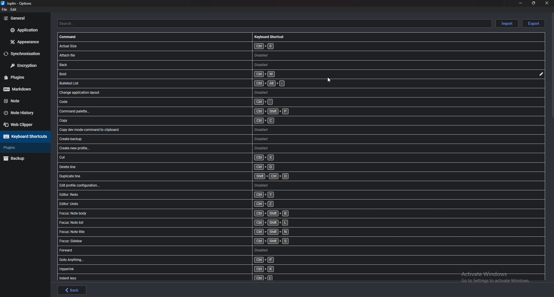  What do you see at coordinates (190, 232) in the screenshot?
I see `shortcut` at bounding box center [190, 232].